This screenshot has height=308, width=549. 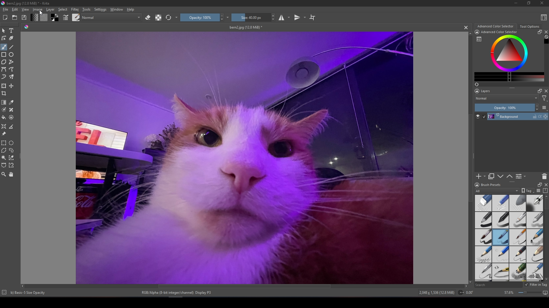 I want to click on Calligraphy, so click(x=11, y=38).